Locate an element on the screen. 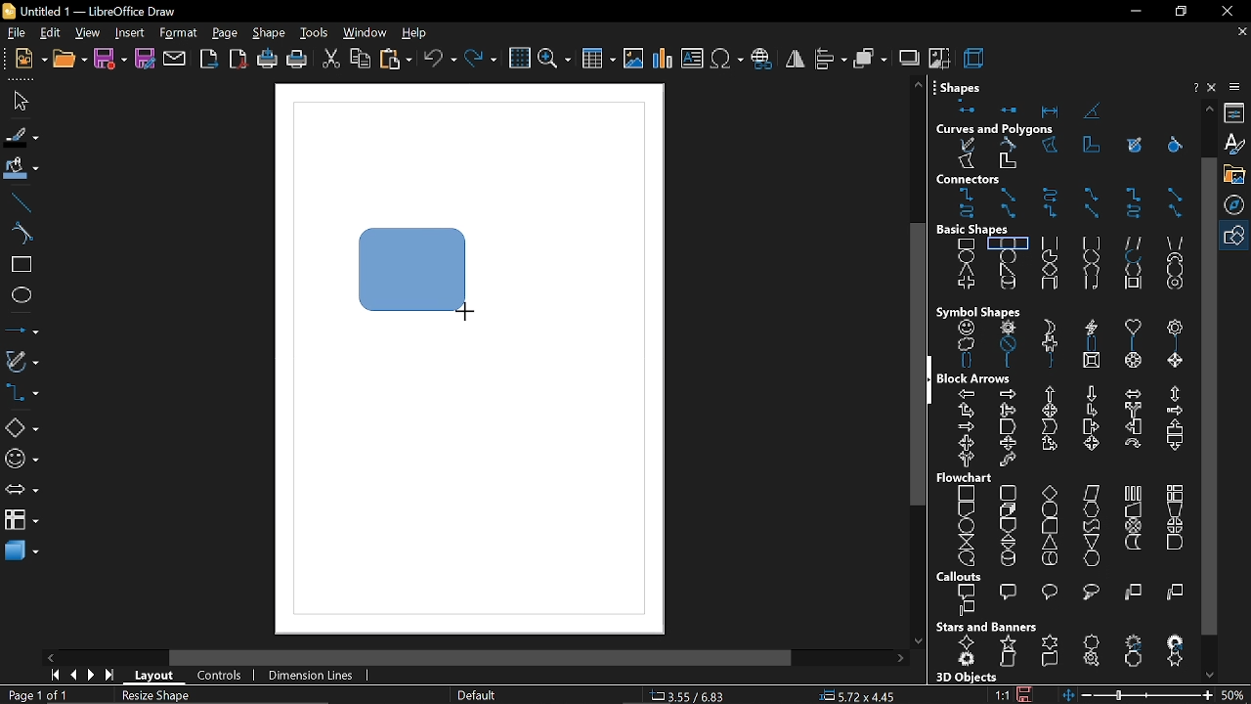  shapes is located at coordinates (965, 84).